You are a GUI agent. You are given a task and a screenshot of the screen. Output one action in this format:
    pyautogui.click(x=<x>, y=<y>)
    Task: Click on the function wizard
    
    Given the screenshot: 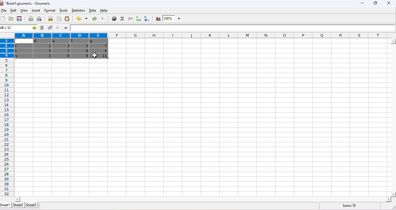 What is the action you would take?
    pyautogui.click(x=130, y=19)
    